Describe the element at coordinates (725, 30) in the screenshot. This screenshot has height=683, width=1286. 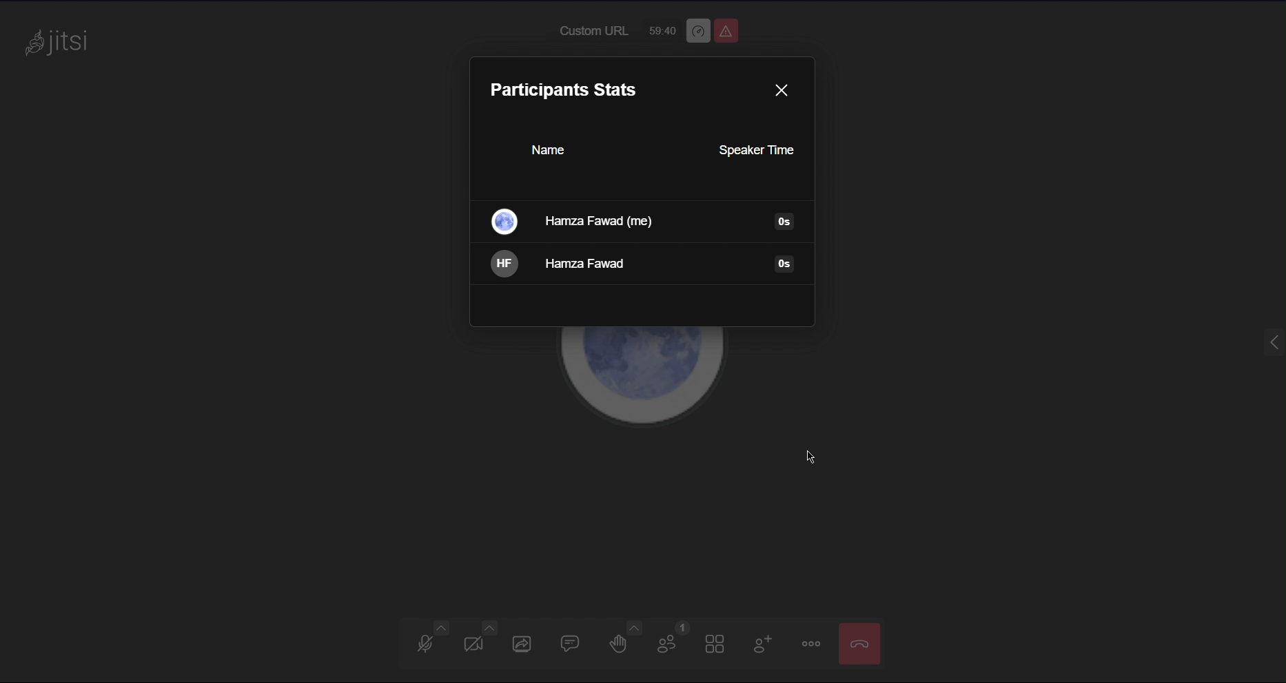
I see `Unsafe` at that location.